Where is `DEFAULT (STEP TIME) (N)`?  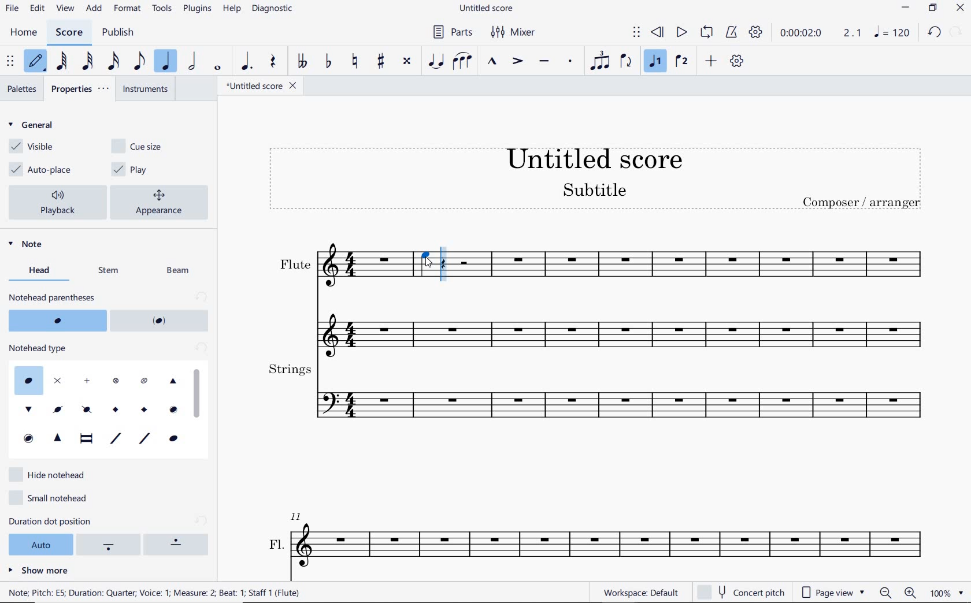
DEFAULT (STEP TIME) (N) is located at coordinates (35, 62).